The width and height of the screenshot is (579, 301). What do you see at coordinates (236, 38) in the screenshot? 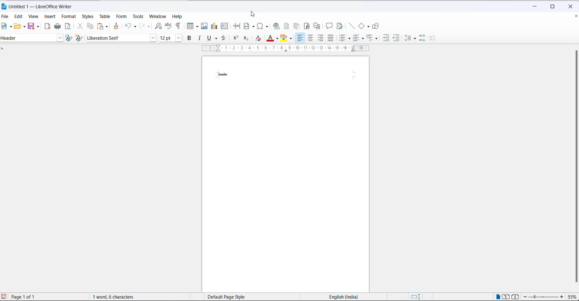
I see `superscript` at bounding box center [236, 38].